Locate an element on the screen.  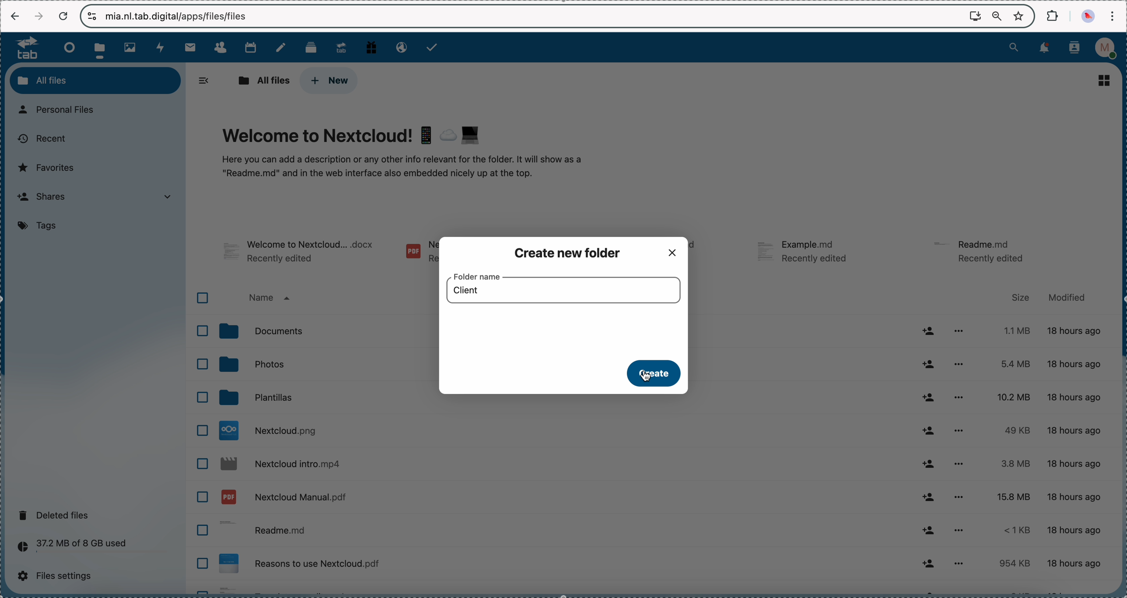
37.2 MB of 8 GB is located at coordinates (69, 548).